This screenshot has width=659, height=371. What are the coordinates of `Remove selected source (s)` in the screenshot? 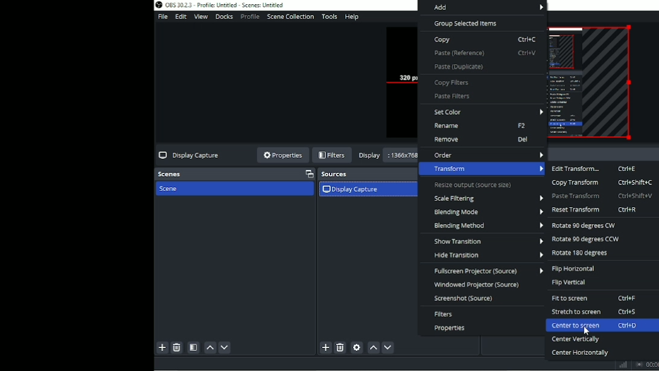 It's located at (340, 347).